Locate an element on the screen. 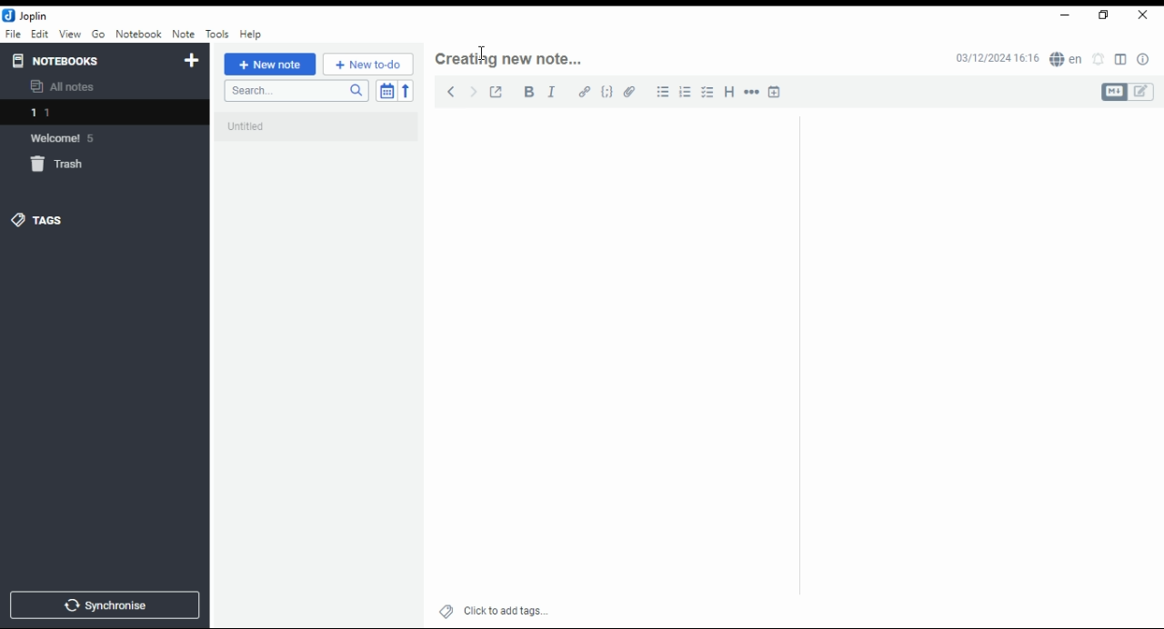  tags is located at coordinates (37, 219).